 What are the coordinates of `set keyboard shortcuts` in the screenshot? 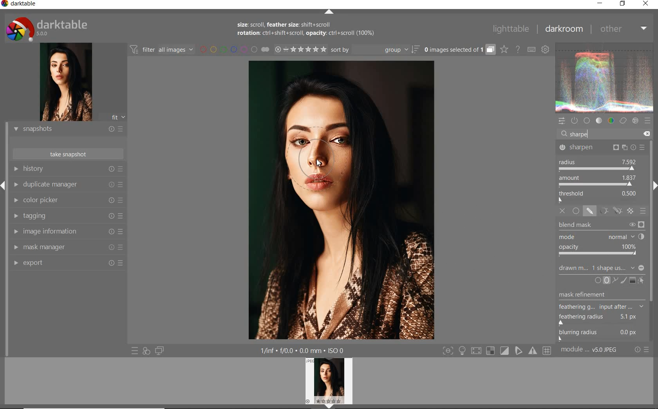 It's located at (531, 50).